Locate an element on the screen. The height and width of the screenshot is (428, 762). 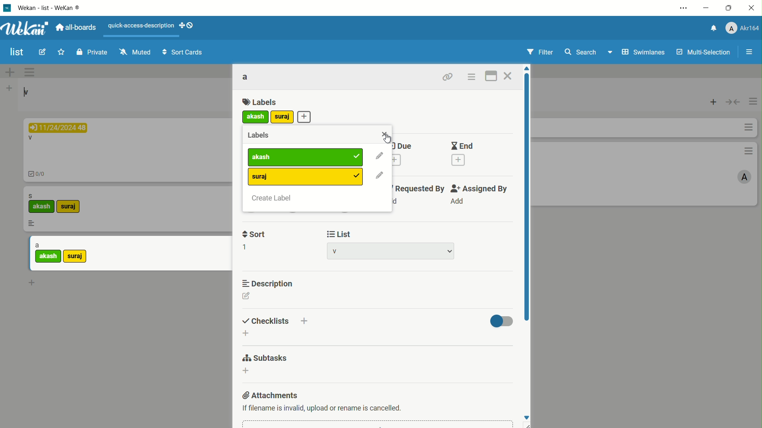
added is located at coordinates (356, 175).